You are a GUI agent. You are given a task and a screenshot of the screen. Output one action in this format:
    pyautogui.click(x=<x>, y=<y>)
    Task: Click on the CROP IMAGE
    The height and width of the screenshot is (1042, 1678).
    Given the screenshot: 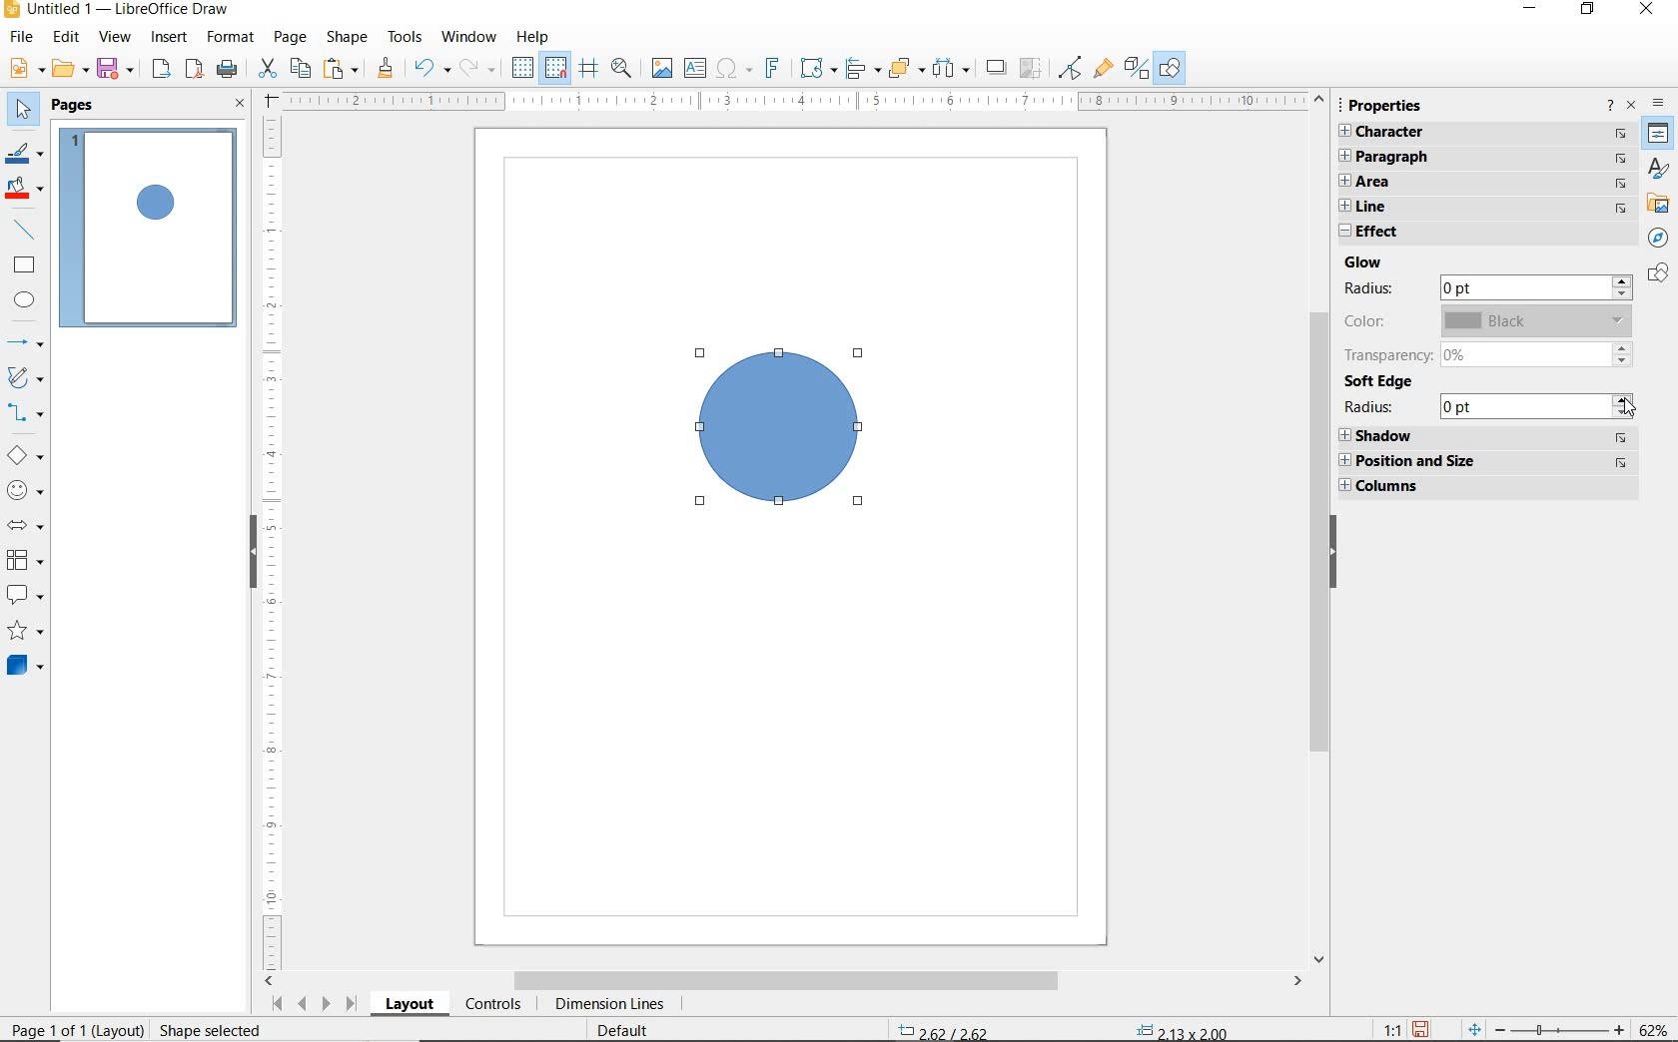 What is the action you would take?
    pyautogui.click(x=1032, y=67)
    